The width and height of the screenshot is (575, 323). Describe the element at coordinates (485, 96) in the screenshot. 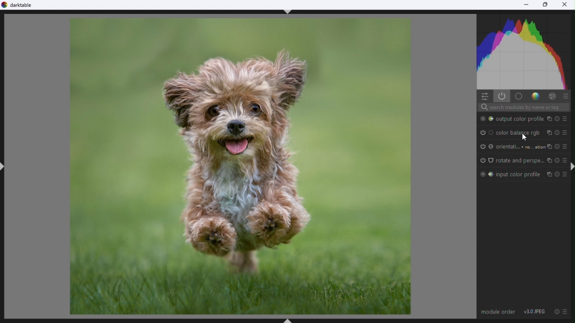

I see `quick settings` at that location.